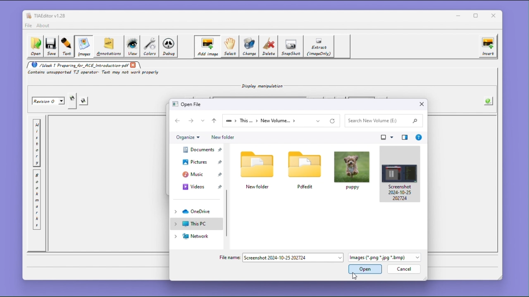  What do you see at coordinates (78, 65) in the screenshot?
I see `/Week 1 Preparing_for_ACE_Introduction.pdf` at bounding box center [78, 65].